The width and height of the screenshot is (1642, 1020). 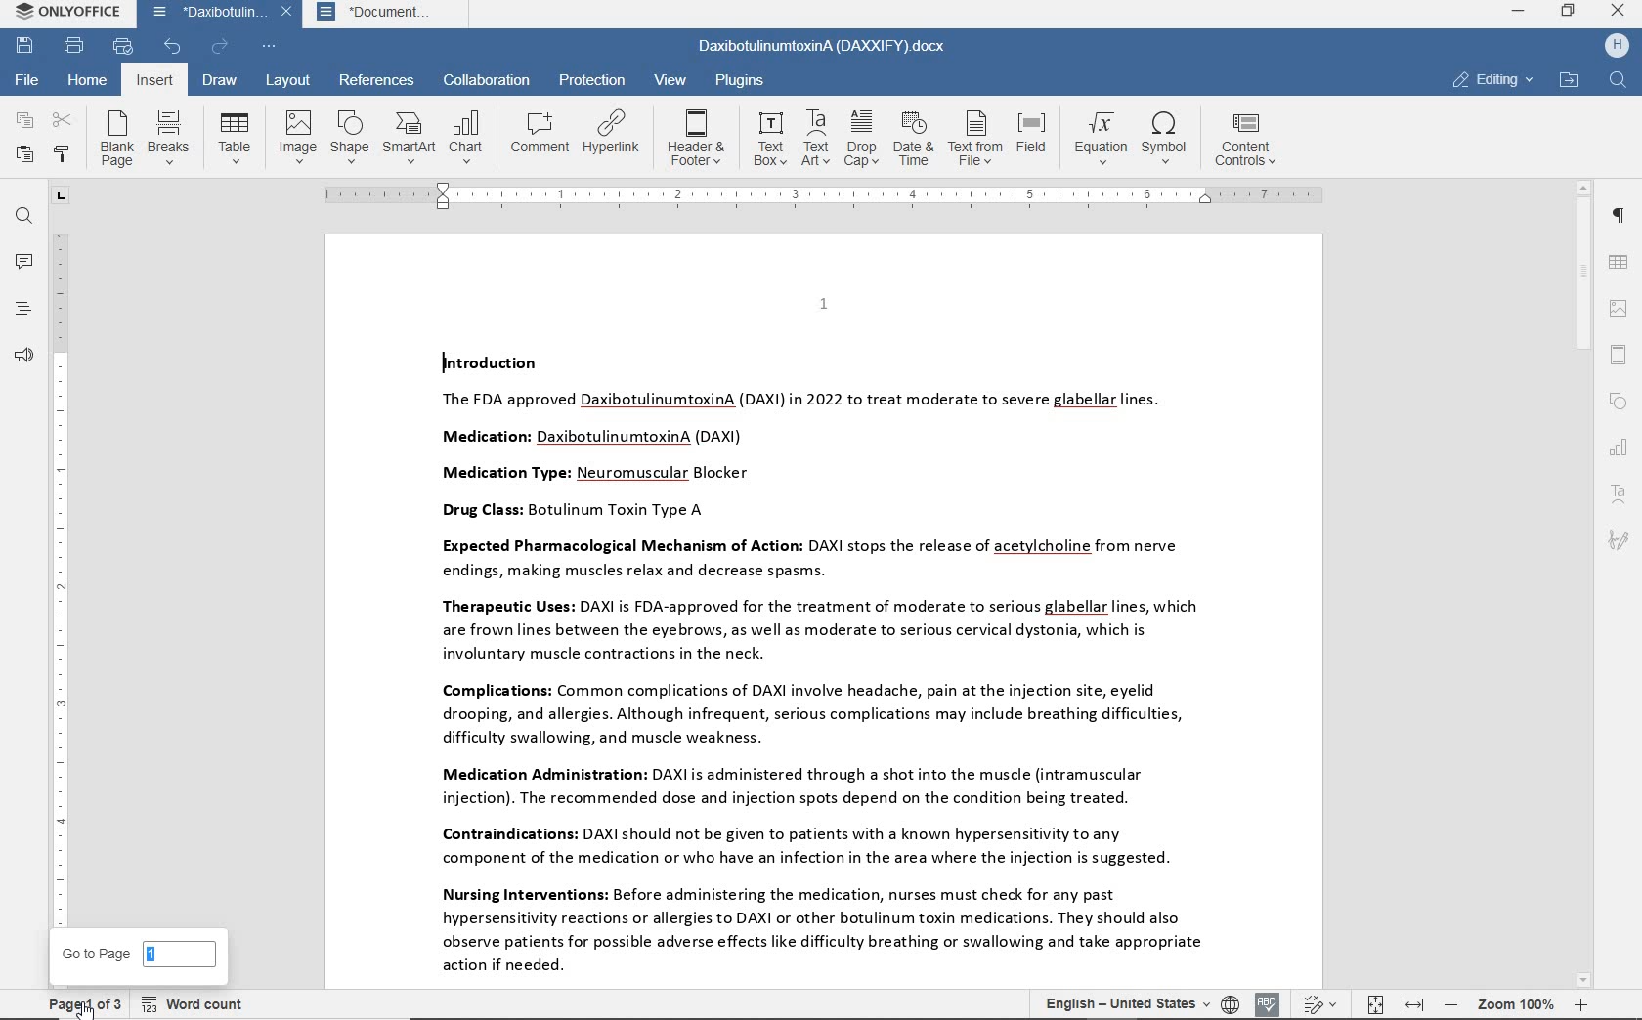 What do you see at coordinates (383, 16) in the screenshot?
I see `*Document...` at bounding box center [383, 16].